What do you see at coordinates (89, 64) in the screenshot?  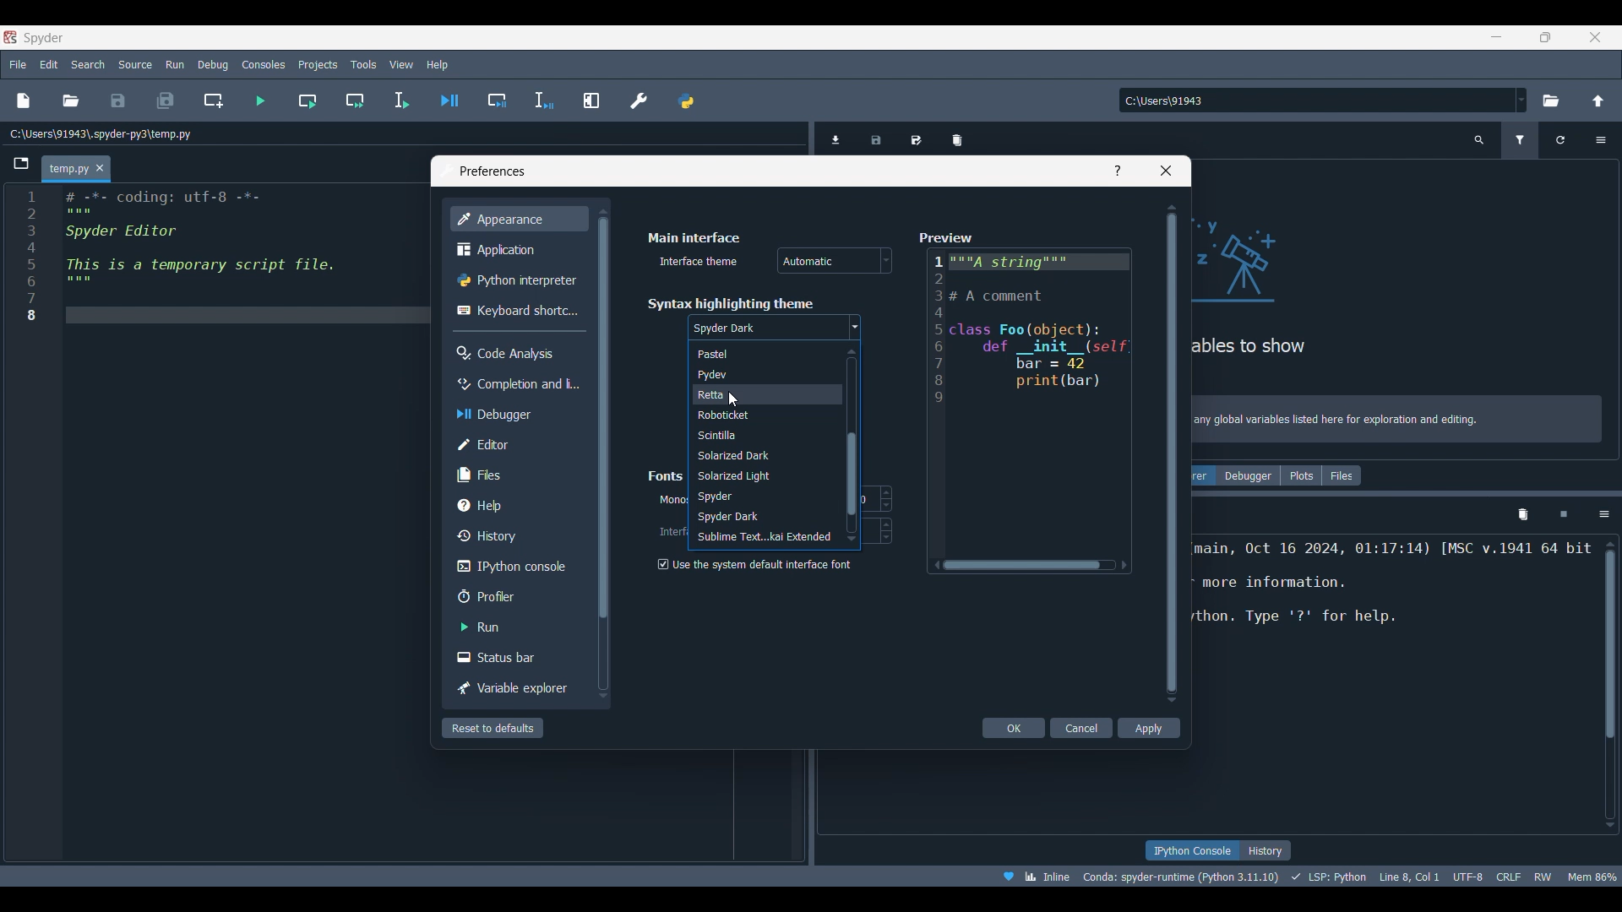 I see `Search menu` at bounding box center [89, 64].